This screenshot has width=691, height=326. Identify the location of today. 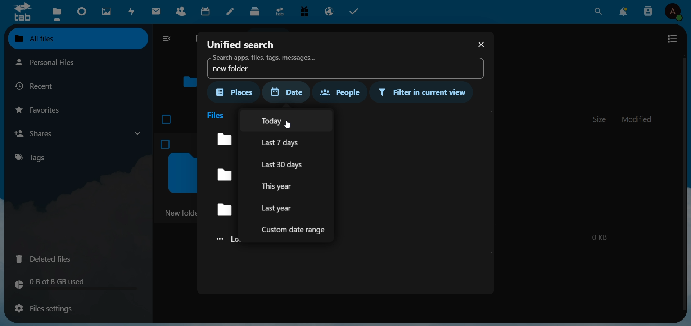
(279, 121).